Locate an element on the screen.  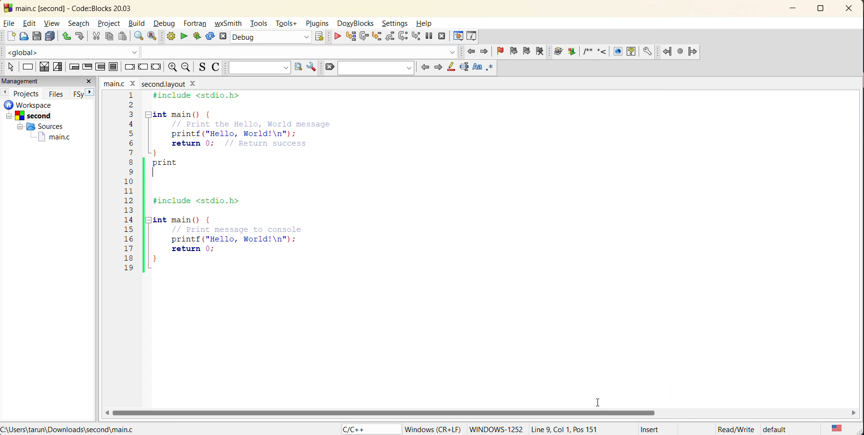
fortran is located at coordinates (197, 24).